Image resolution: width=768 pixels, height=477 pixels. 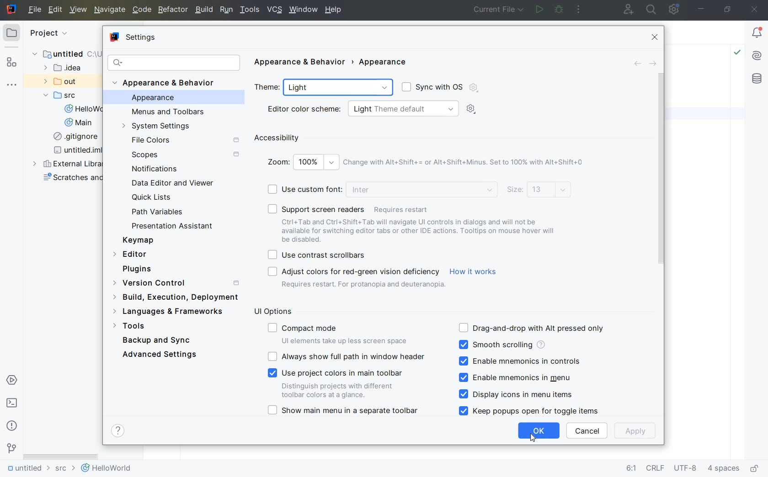 I want to click on SRC, so click(x=64, y=95).